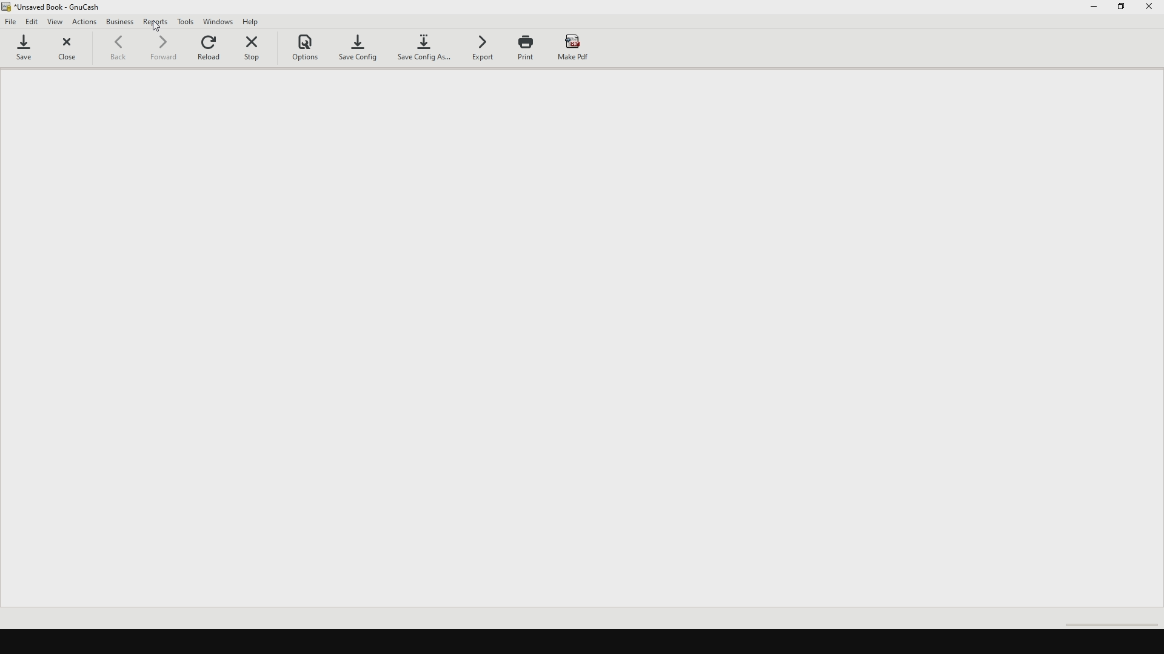 This screenshot has width=1164, height=654. Describe the element at coordinates (310, 47) in the screenshot. I see `options` at that location.